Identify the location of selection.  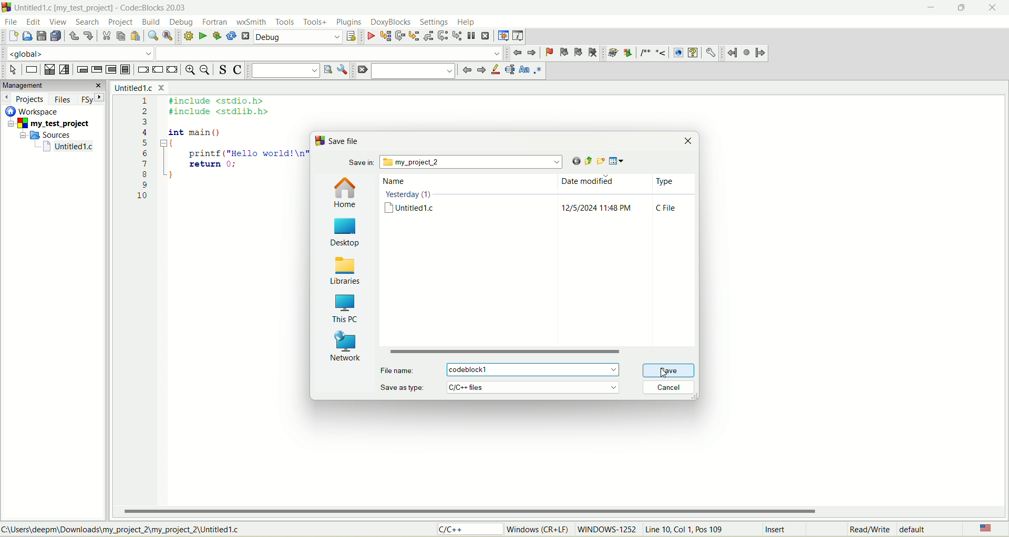
(65, 70).